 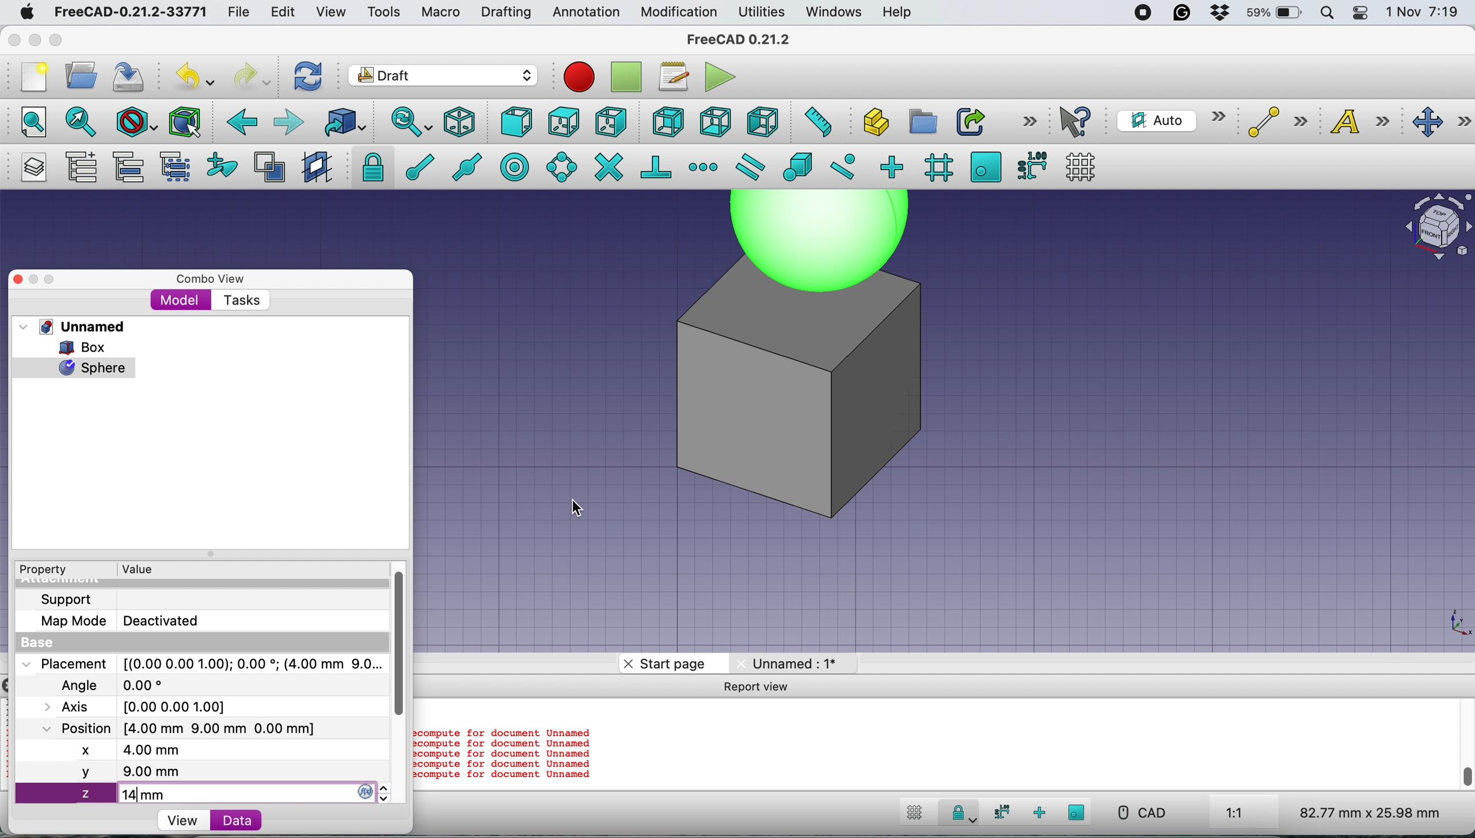 I want to click on draw style, so click(x=137, y=123).